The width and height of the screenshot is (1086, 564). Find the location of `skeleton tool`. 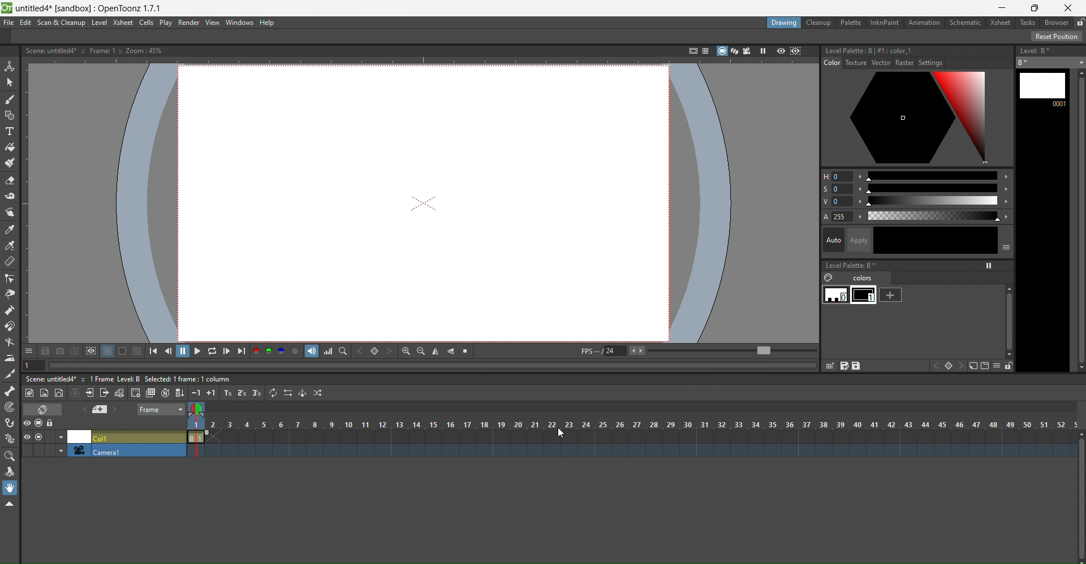

skeleton tool is located at coordinates (10, 391).